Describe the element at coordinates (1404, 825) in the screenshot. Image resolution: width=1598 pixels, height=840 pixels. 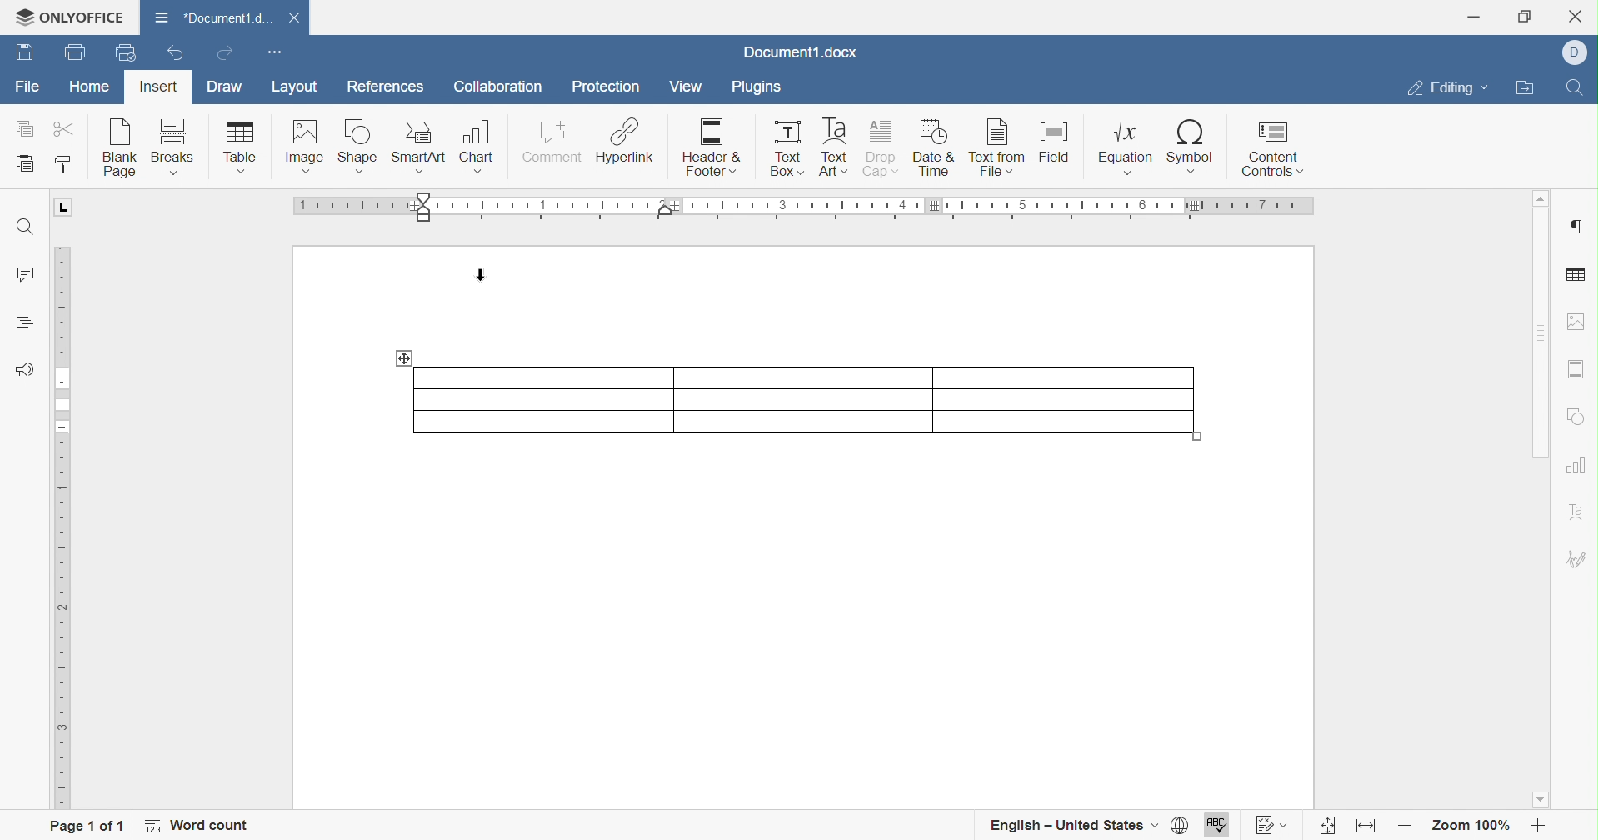
I see `Zoom out` at that location.